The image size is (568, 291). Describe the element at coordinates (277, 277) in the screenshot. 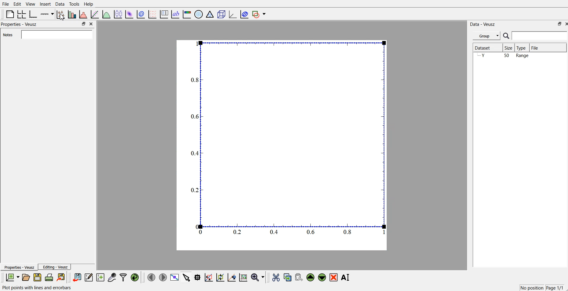

I see `cut the selected widgets` at that location.